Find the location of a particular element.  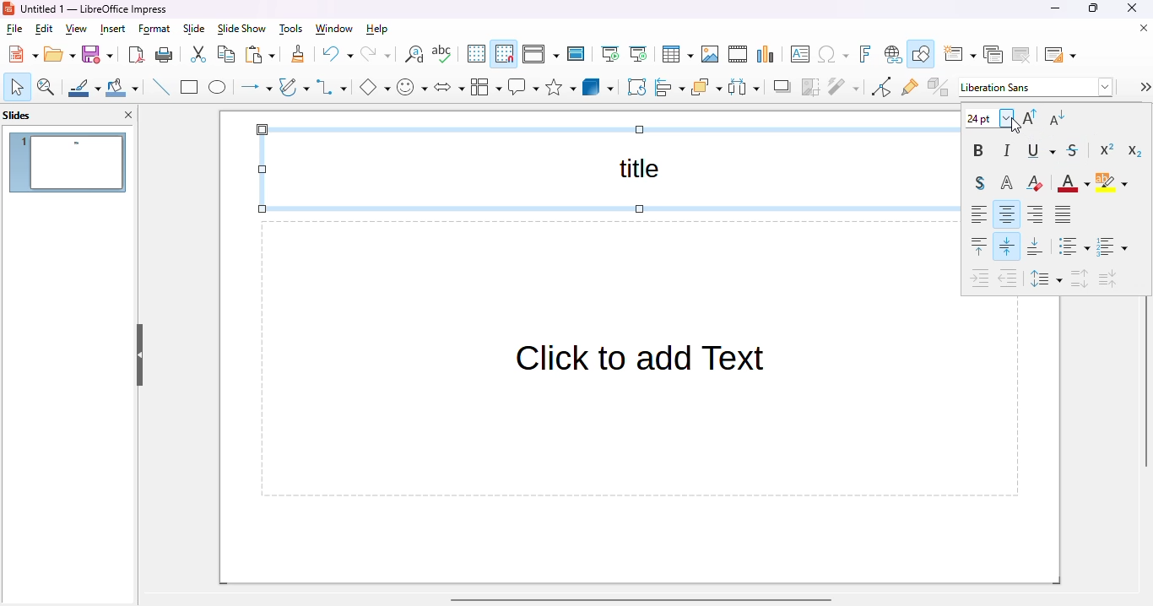

clear direct formatting is located at coordinates (1035, 182).